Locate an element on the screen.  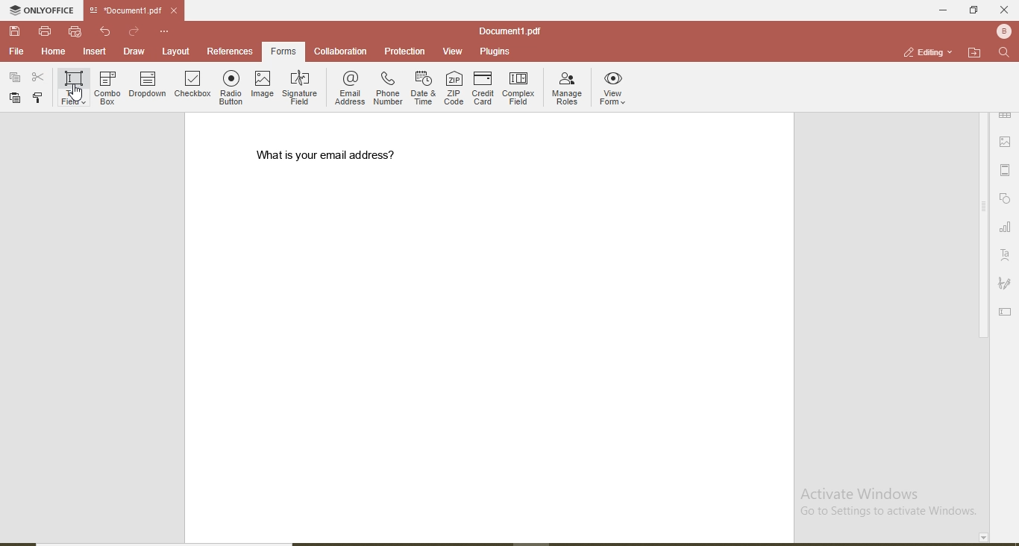
close is located at coordinates (1004, 10).